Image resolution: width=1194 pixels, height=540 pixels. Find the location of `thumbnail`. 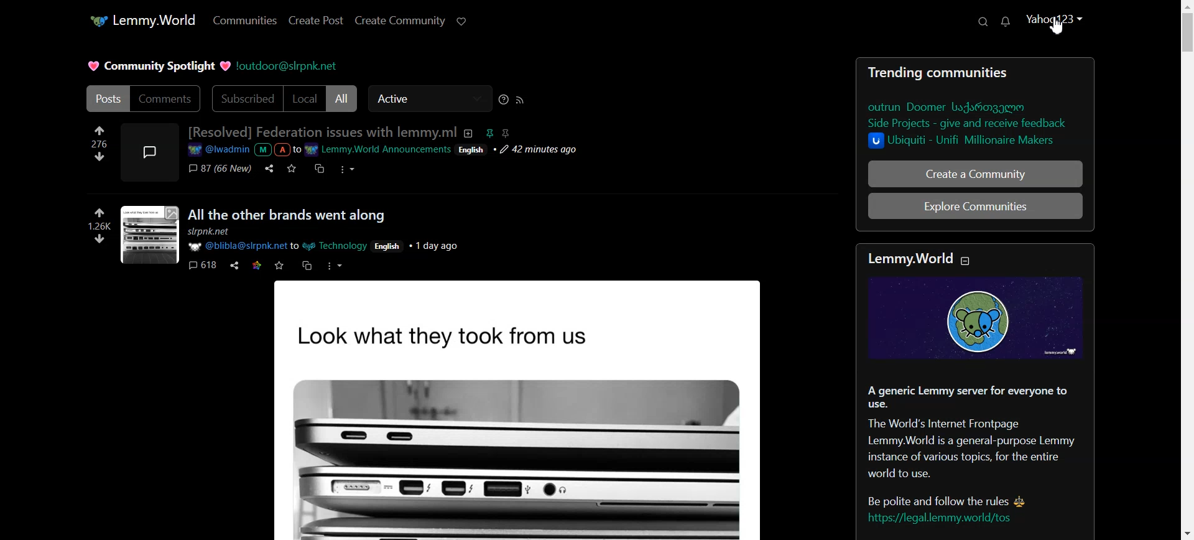

thumbnail is located at coordinates (149, 151).